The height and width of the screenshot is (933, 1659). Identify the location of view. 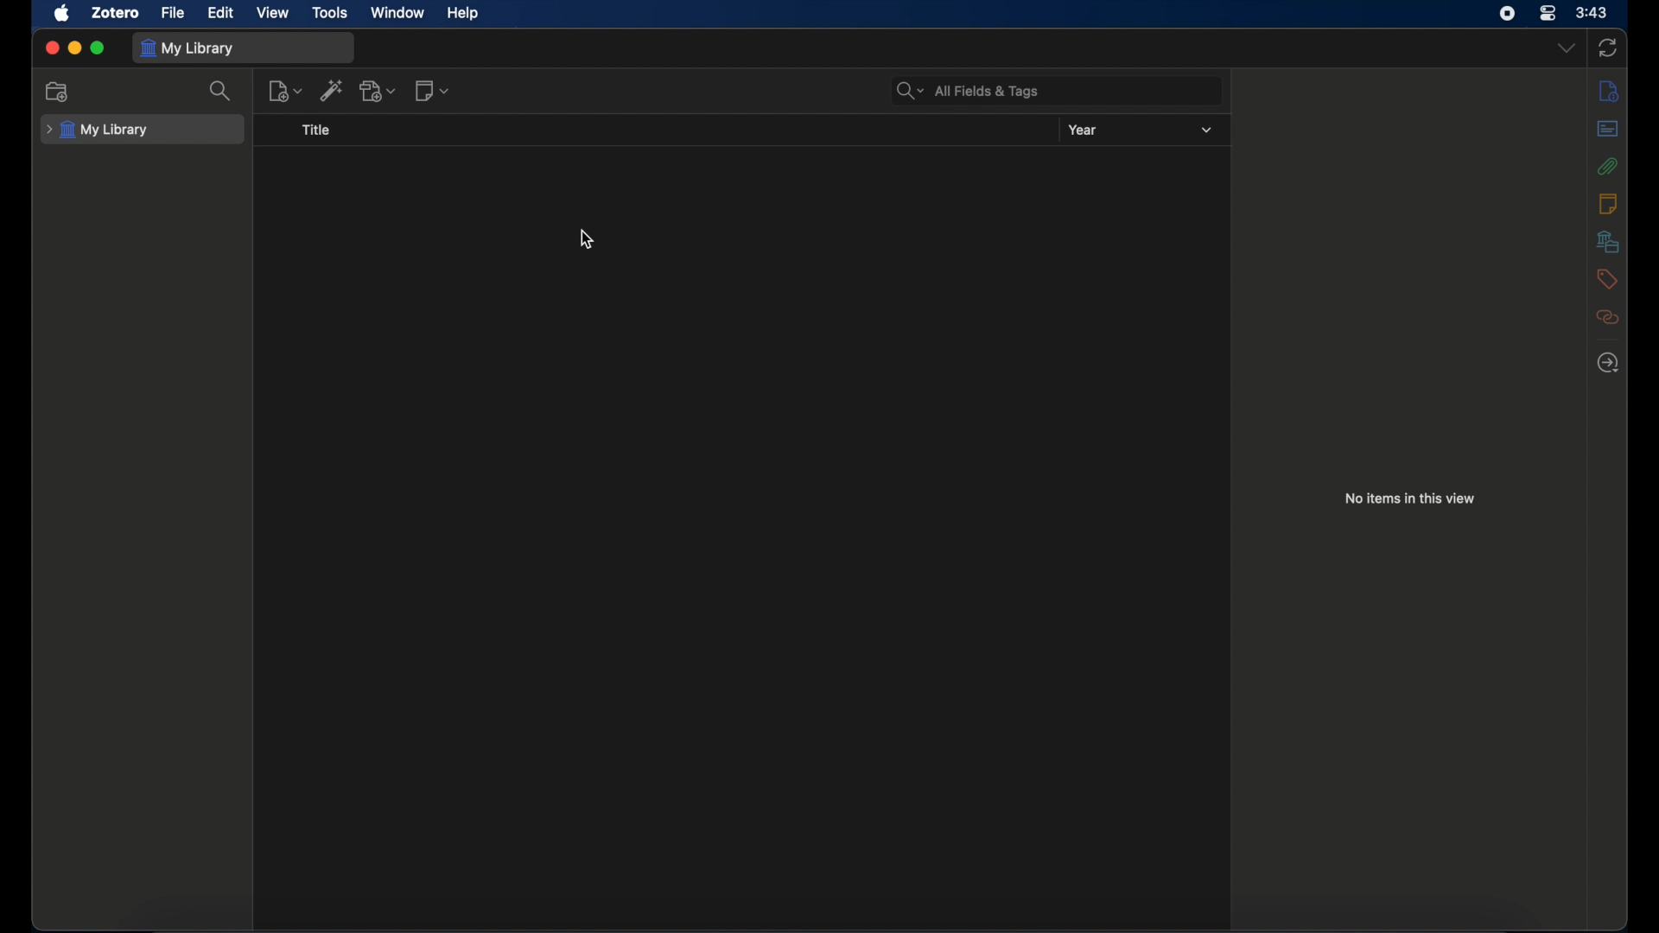
(271, 12).